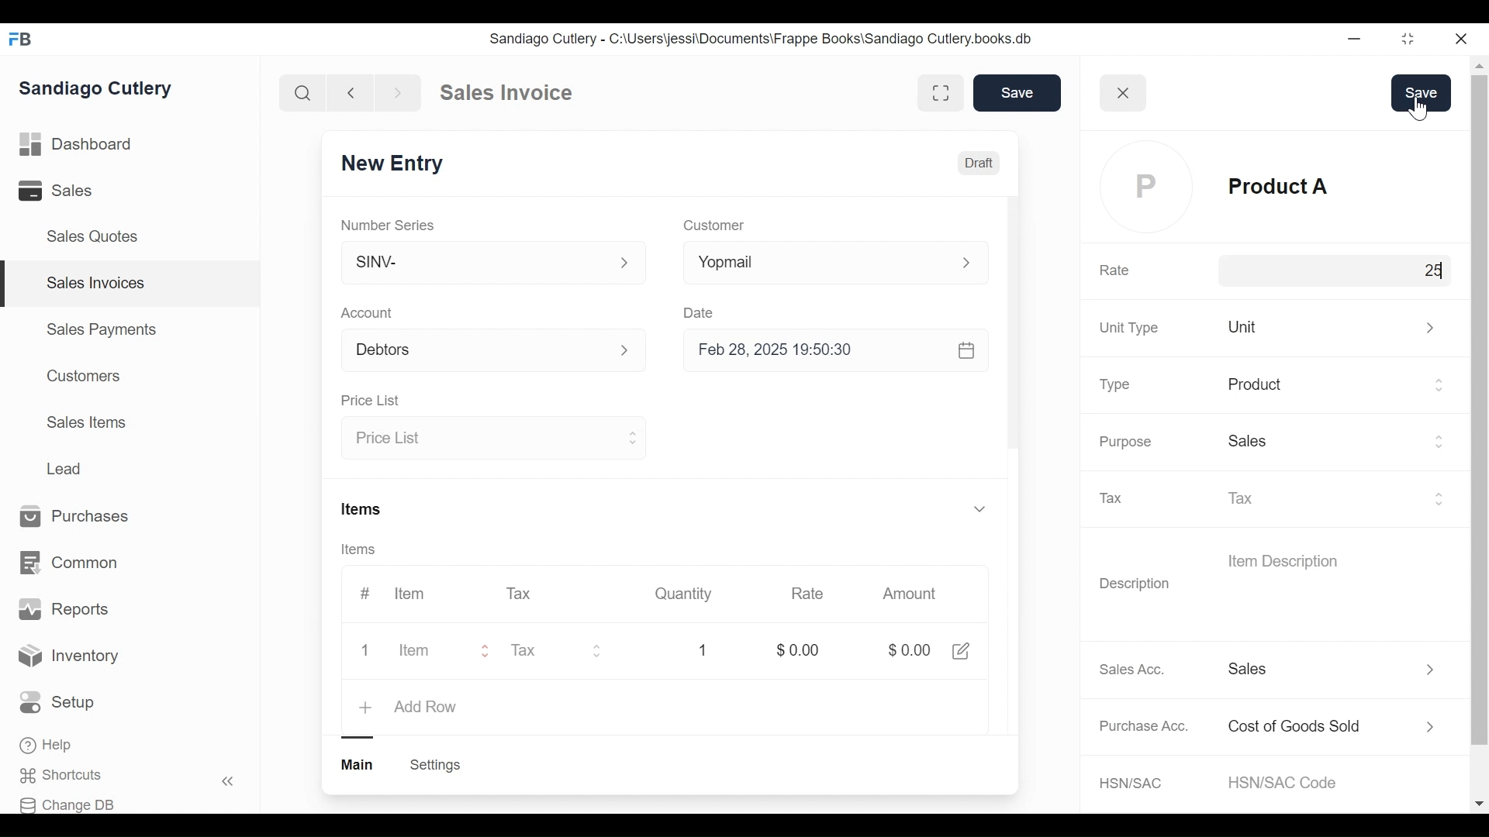  I want to click on Item, so click(408, 594).